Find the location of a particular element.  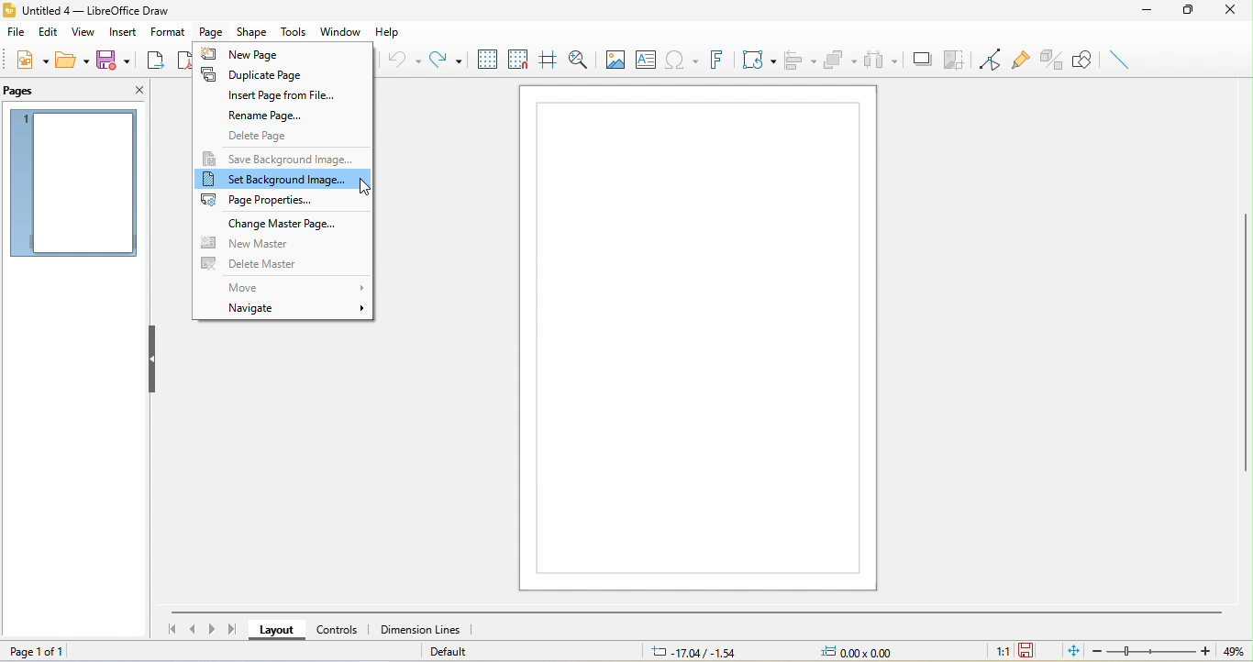

duplicate page is located at coordinates (272, 75).